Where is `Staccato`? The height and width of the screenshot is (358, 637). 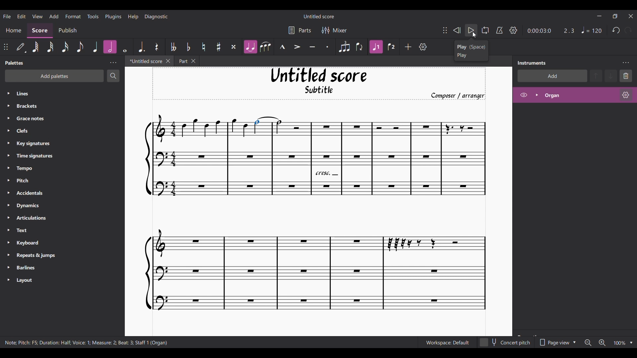
Staccato is located at coordinates (327, 47).